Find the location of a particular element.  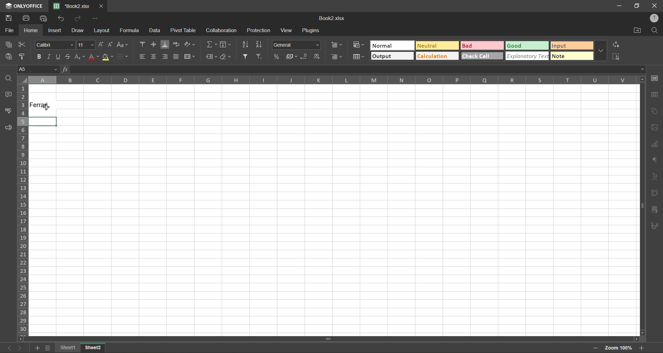

underline is located at coordinates (59, 57).